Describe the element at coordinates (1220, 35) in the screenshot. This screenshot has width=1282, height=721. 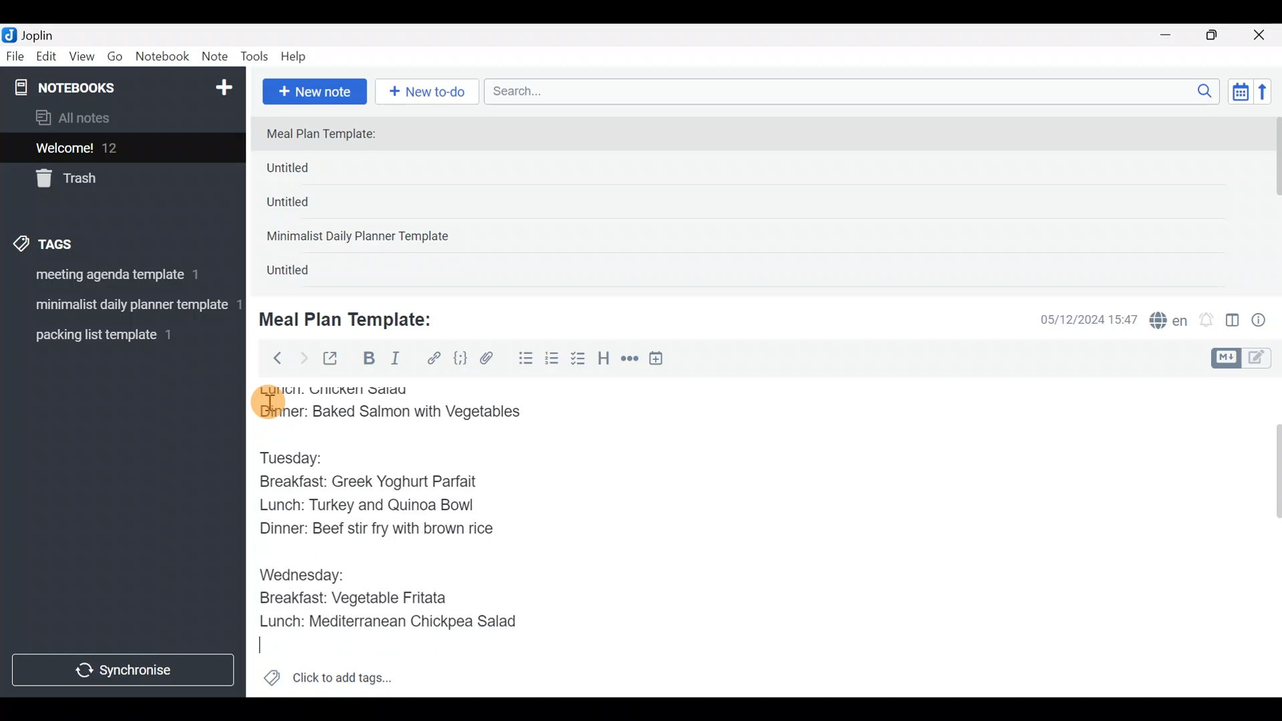
I see `Maximize` at that location.